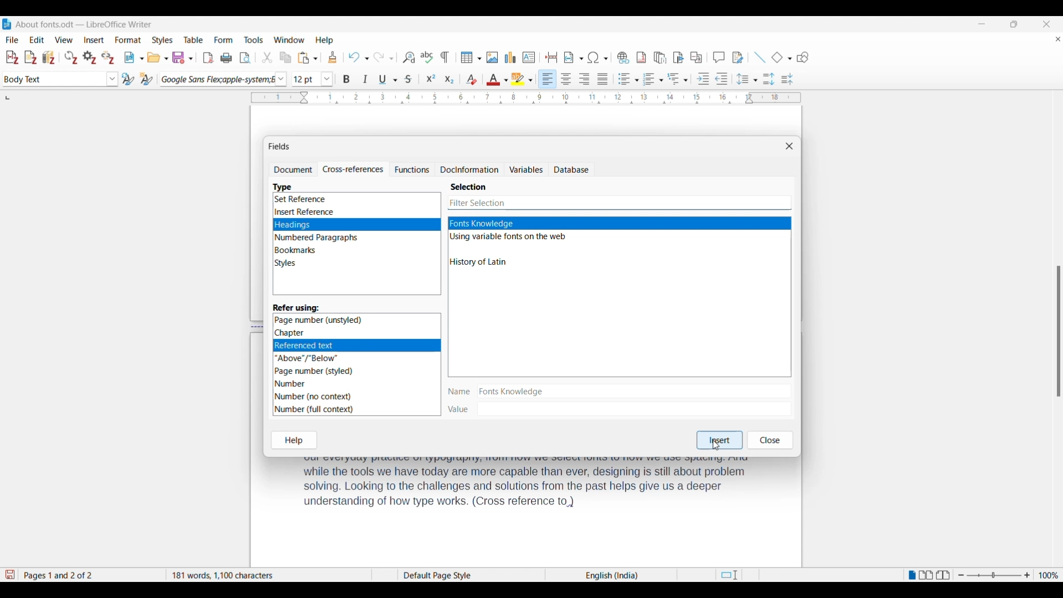 The image size is (1063, 598). Describe the element at coordinates (719, 57) in the screenshot. I see `Insert comment` at that location.